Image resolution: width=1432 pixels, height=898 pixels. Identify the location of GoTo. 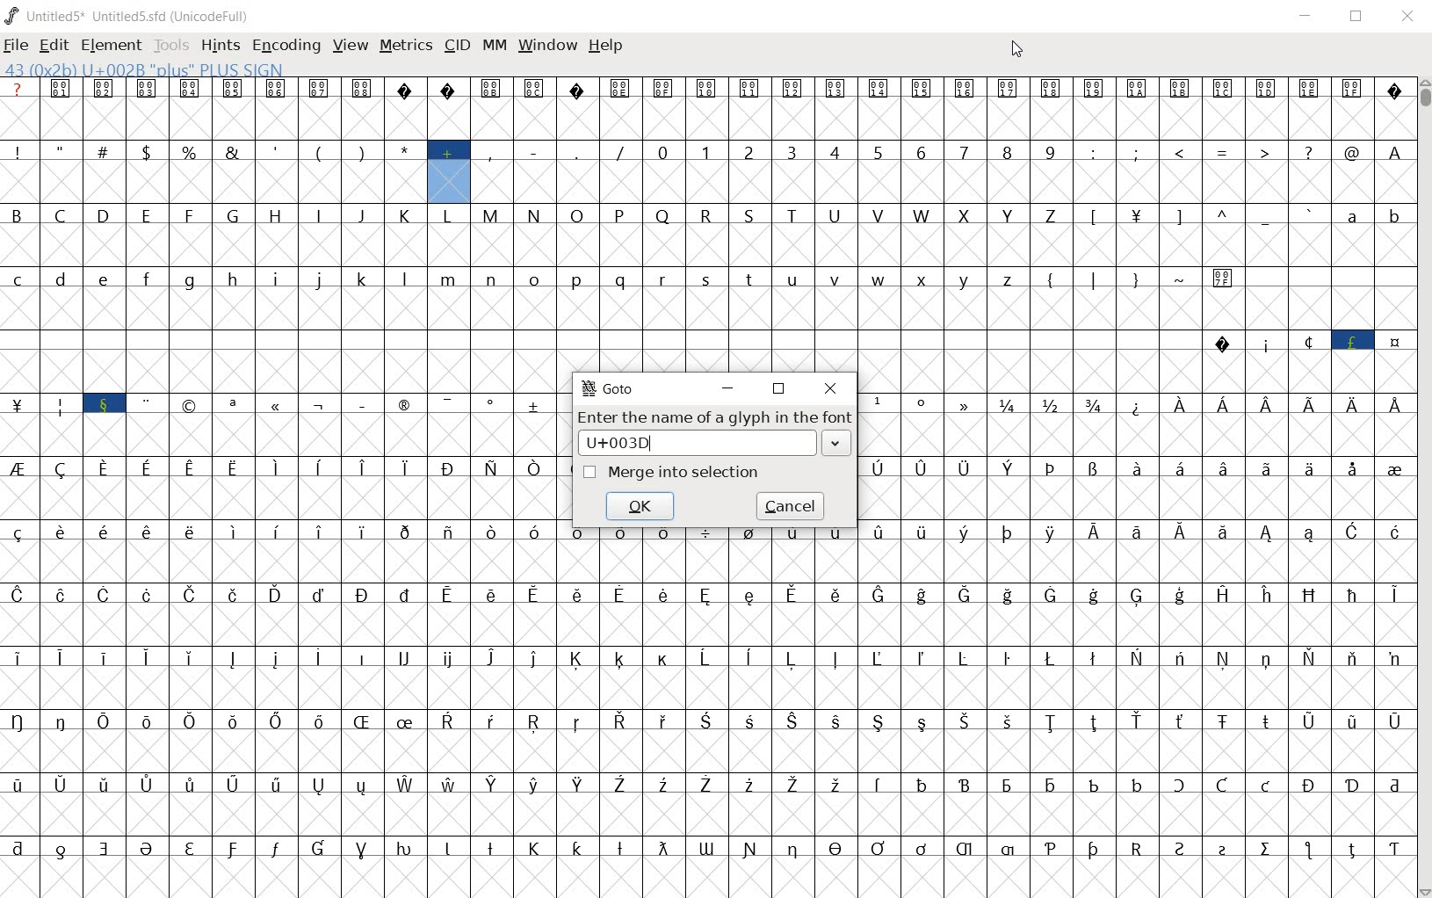
(611, 388).